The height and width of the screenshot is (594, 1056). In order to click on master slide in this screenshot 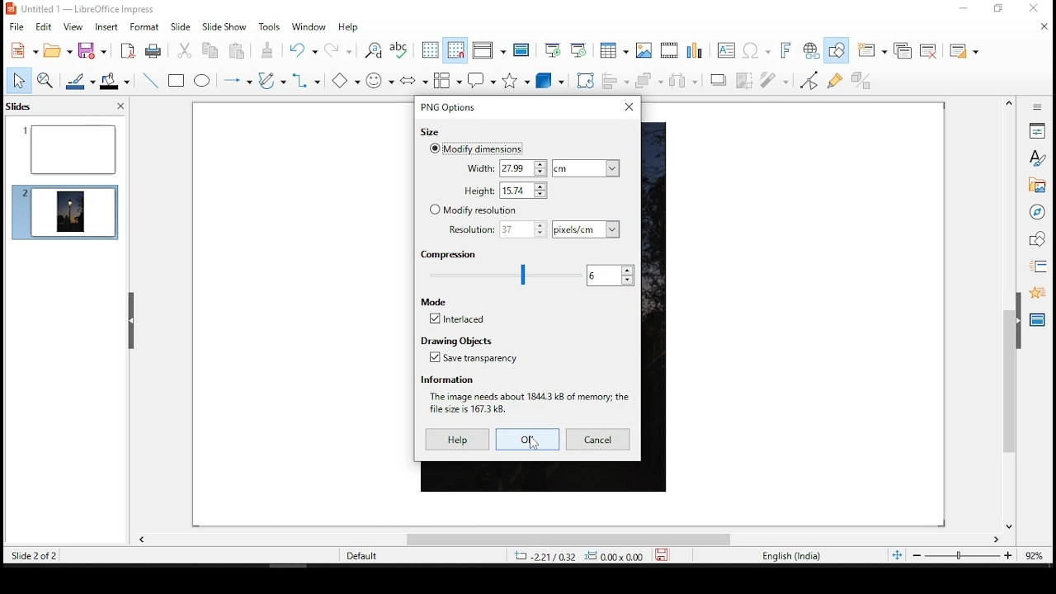, I will do `click(524, 49)`.